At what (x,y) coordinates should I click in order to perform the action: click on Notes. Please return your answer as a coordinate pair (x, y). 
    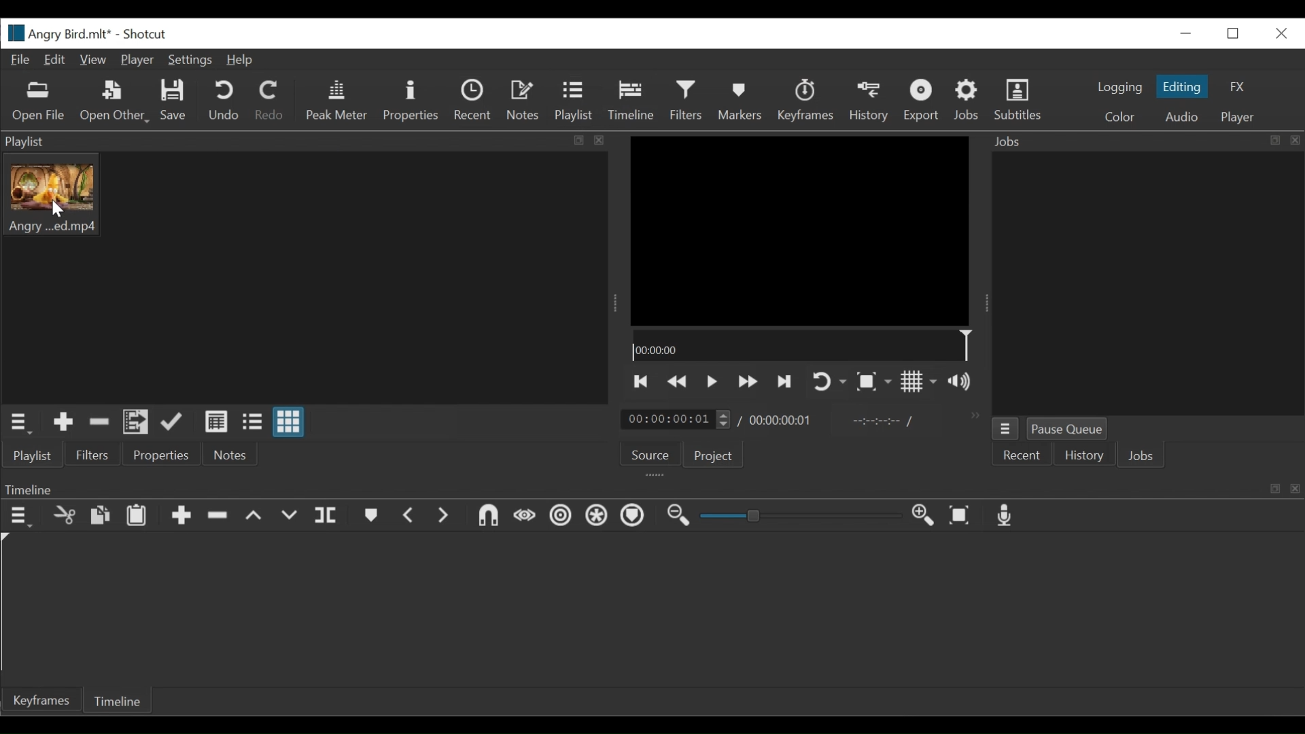
    Looking at the image, I should click on (228, 456).